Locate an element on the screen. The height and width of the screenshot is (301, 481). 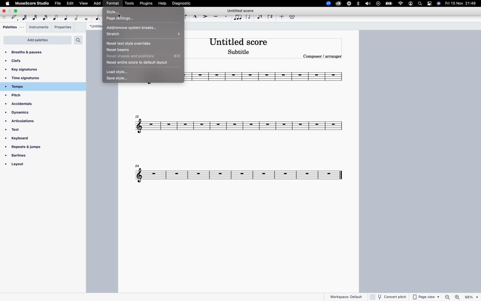
barlines is located at coordinates (26, 157).